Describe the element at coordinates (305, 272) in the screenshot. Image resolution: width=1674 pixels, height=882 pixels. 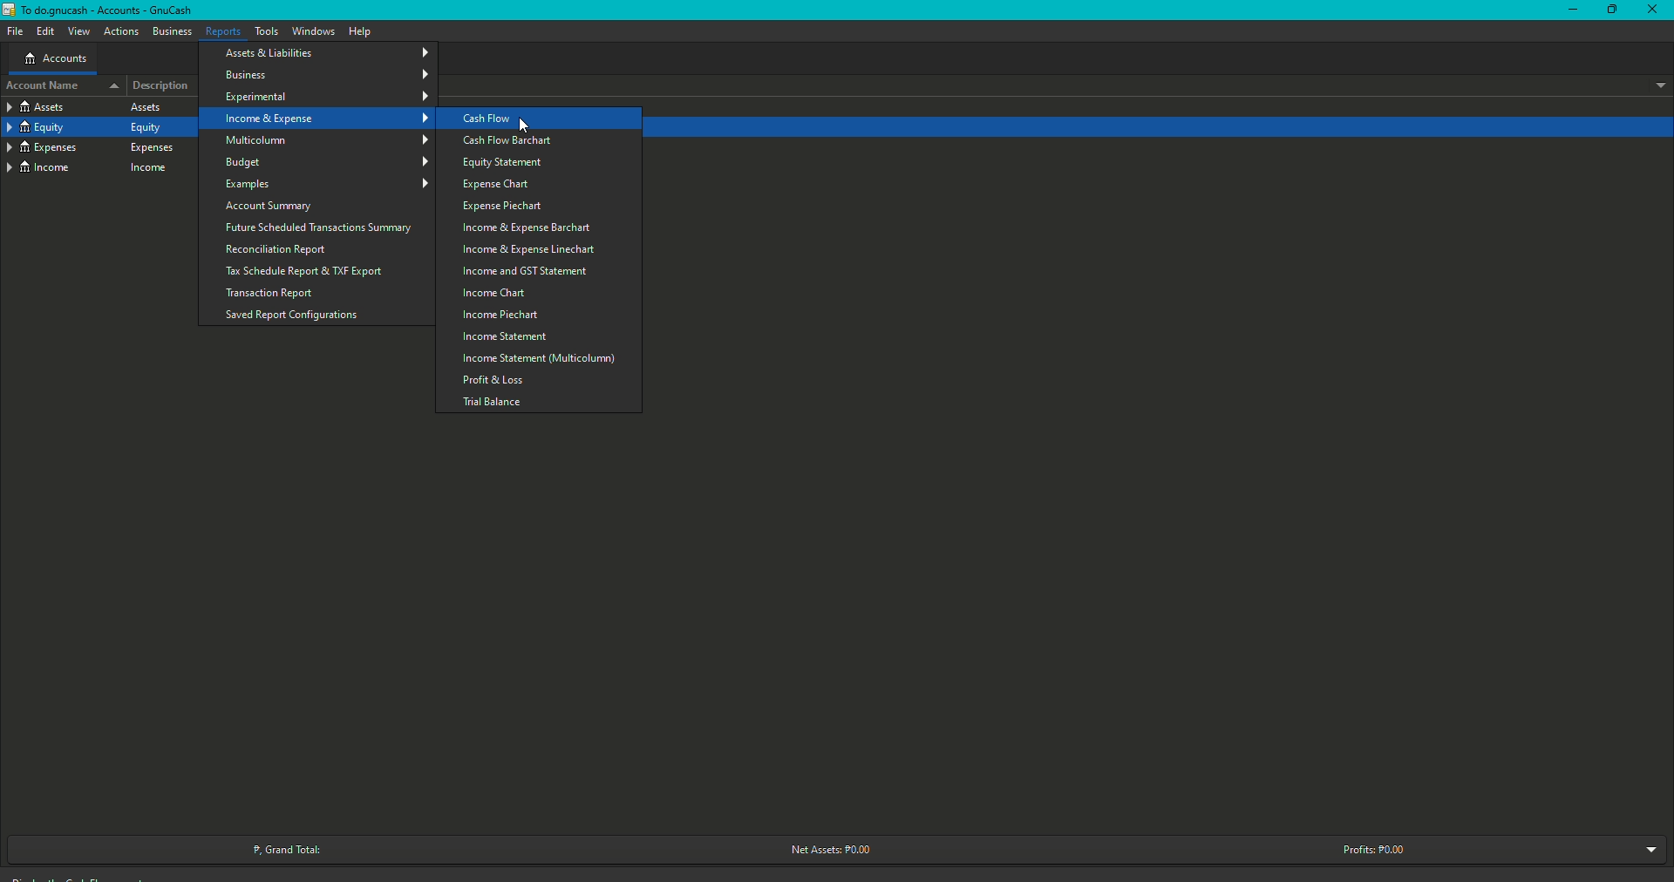
I see `Tax Schedule Report` at that location.